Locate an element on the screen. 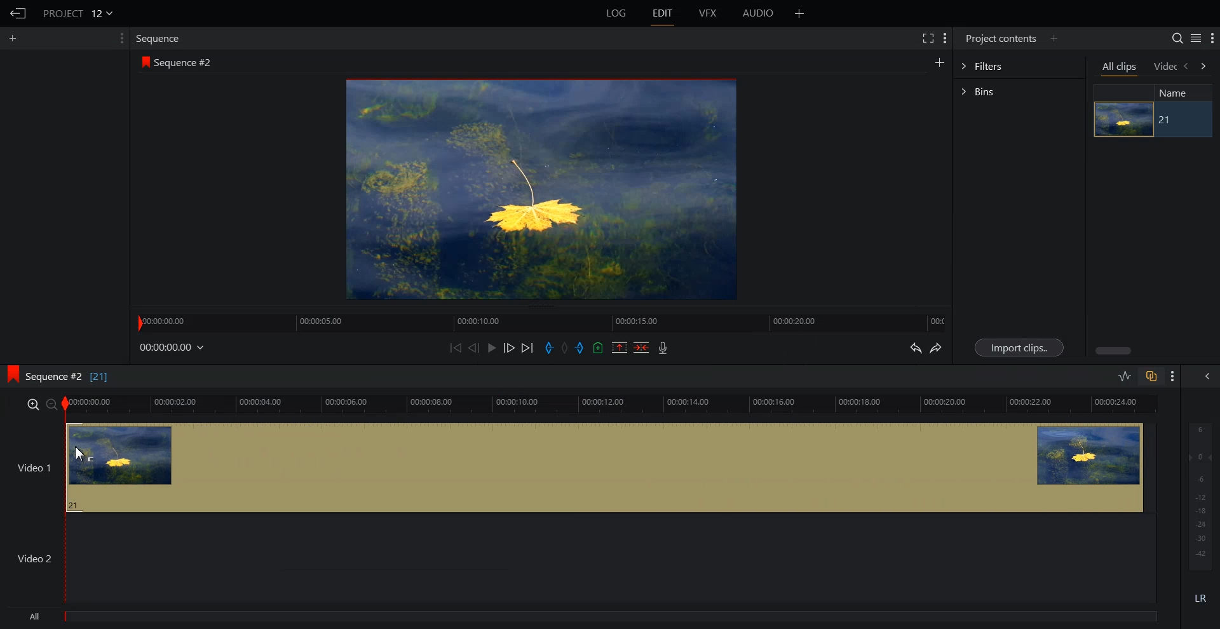 Image resolution: width=1220 pixels, height=629 pixels. Mute is located at coordinates (1201, 598).